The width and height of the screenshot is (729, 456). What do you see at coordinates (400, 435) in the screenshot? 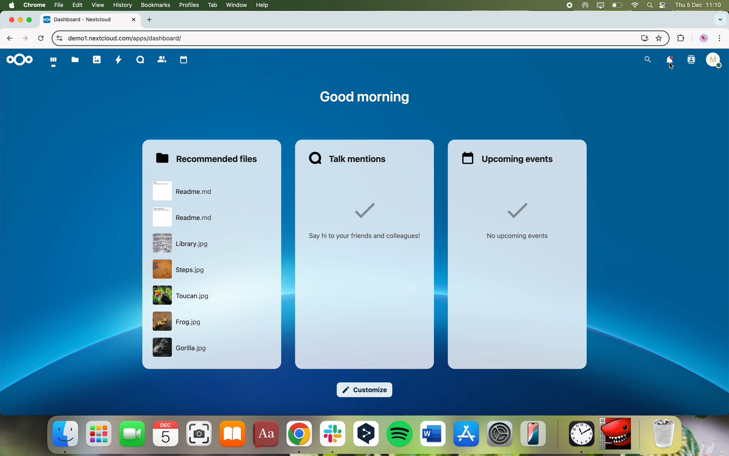
I see `Spotify` at bounding box center [400, 435].